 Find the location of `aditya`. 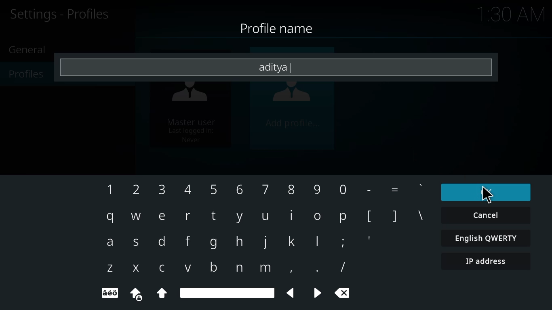

aditya is located at coordinates (276, 67).